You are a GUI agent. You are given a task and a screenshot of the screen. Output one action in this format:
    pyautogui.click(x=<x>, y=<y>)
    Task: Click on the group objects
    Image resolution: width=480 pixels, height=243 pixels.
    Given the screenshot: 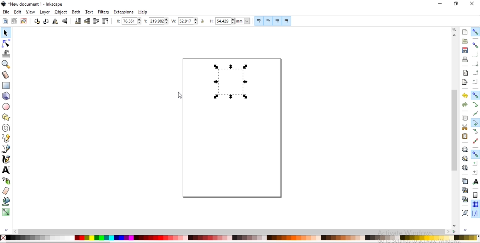 What is the action you would take?
    pyautogui.click(x=464, y=213)
    